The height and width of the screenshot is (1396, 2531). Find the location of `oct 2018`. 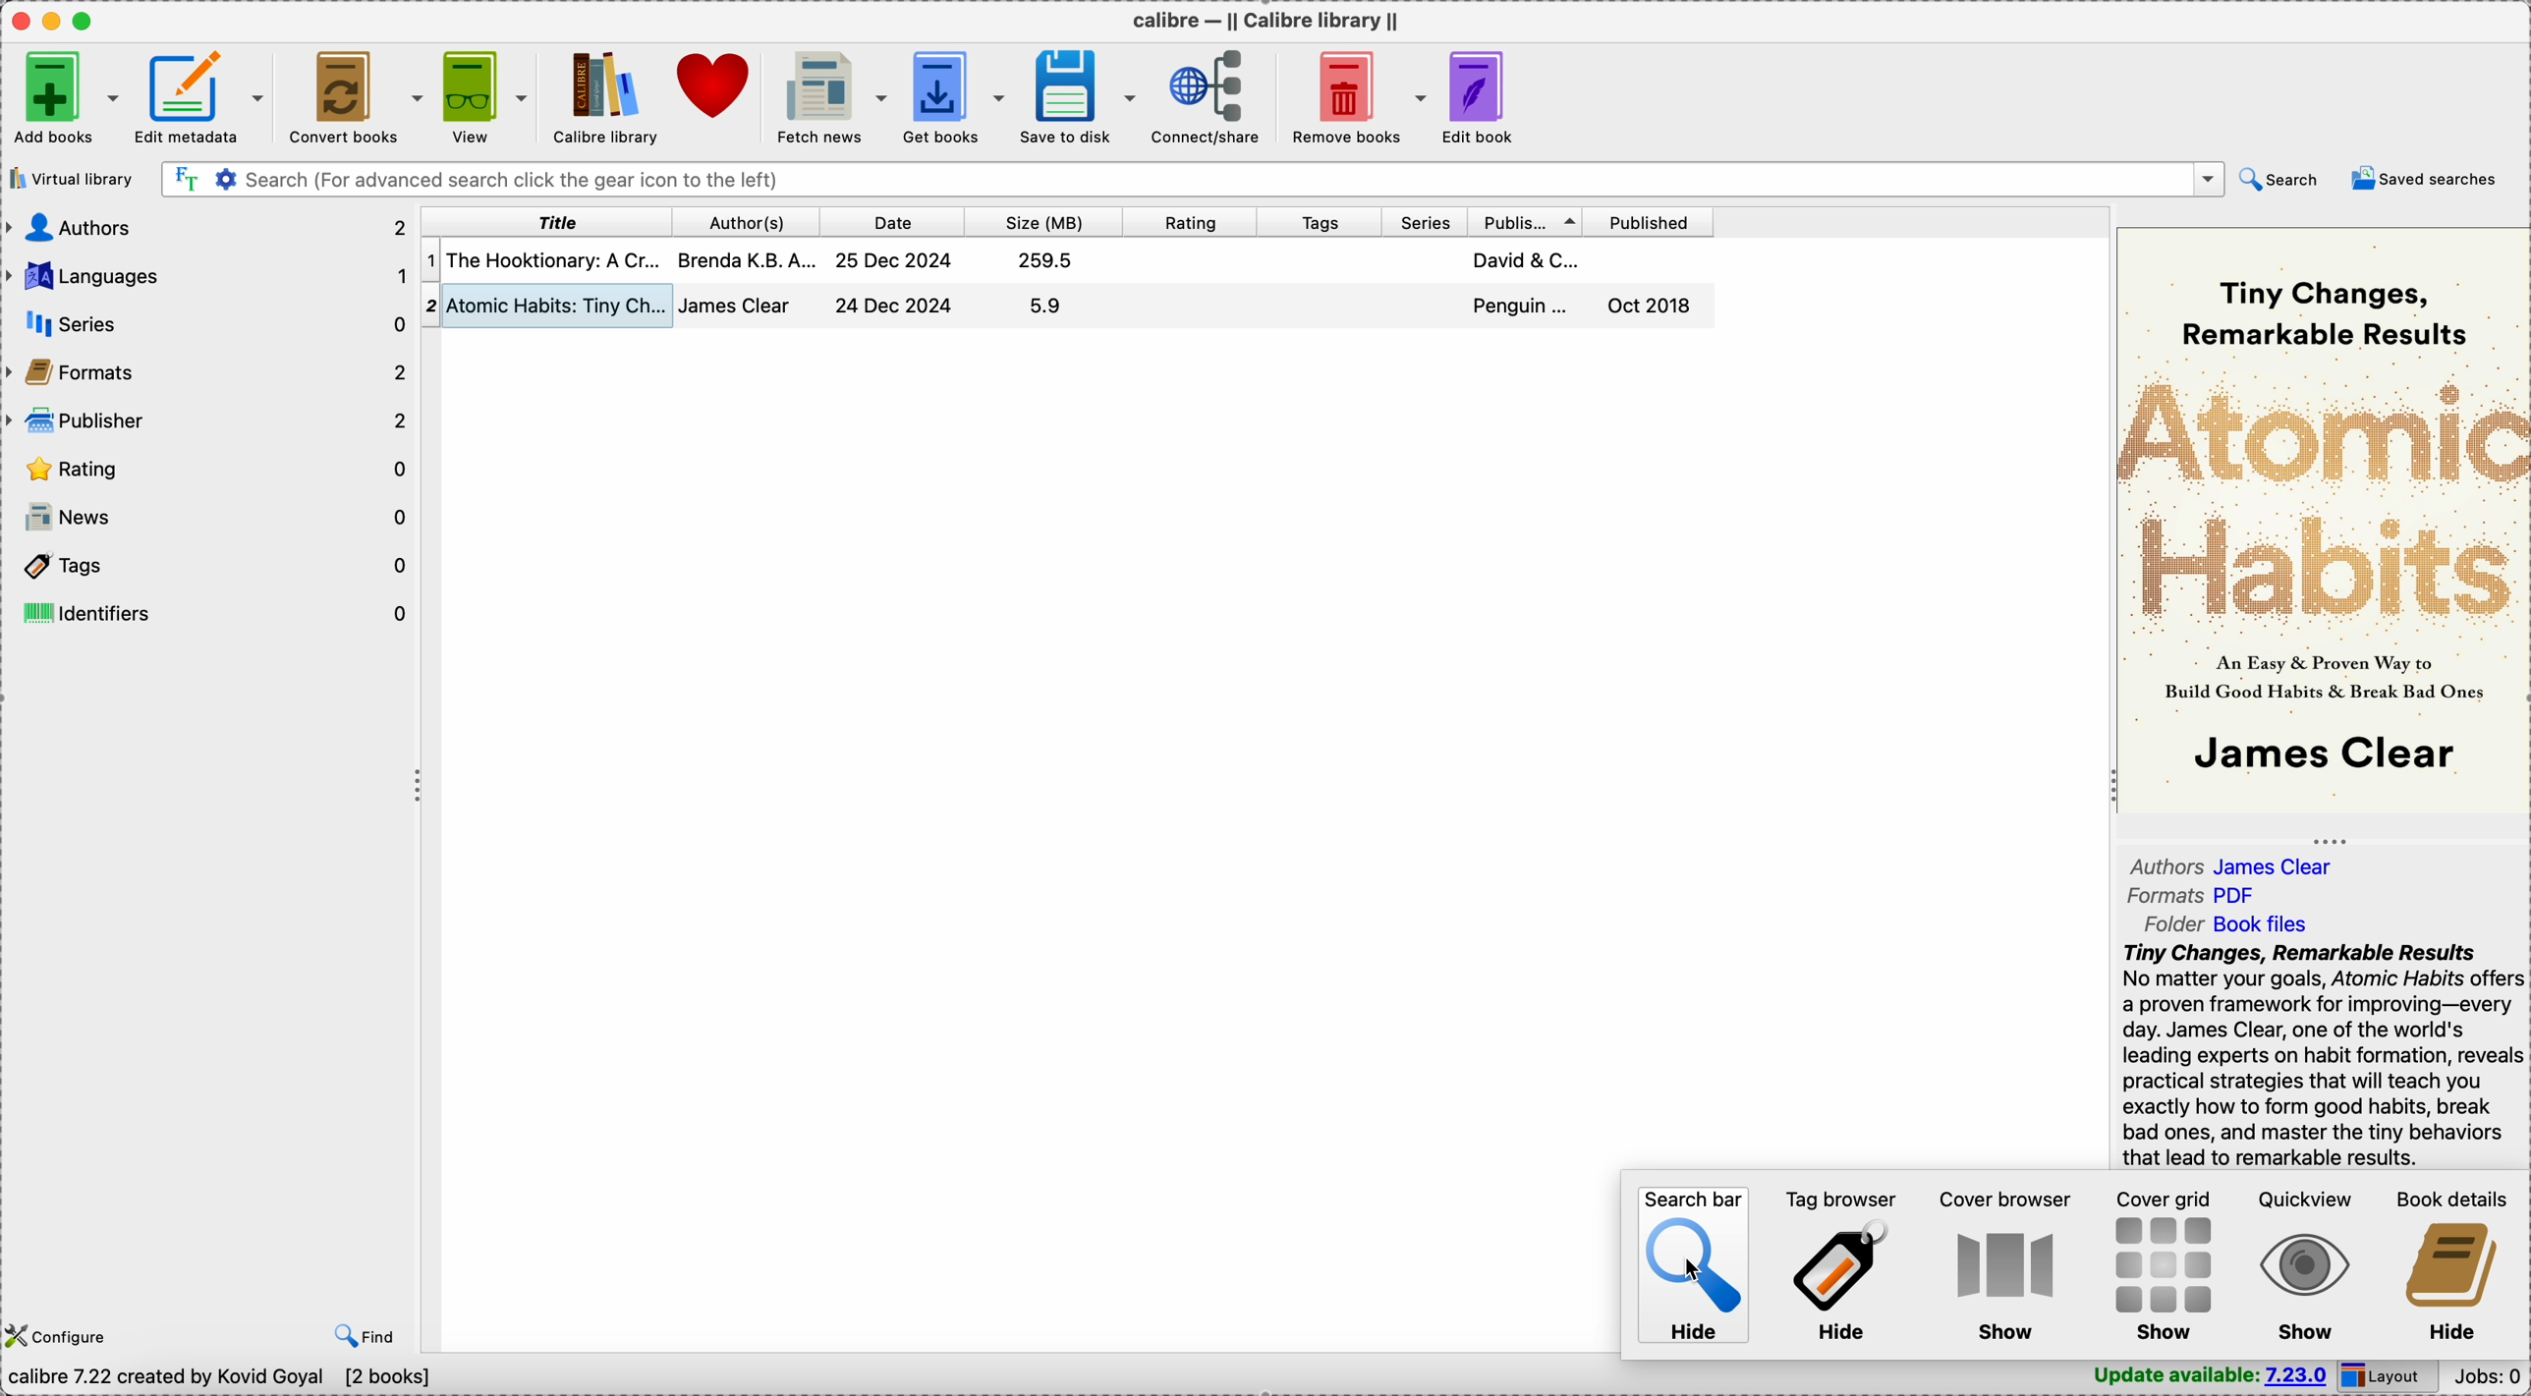

oct 2018 is located at coordinates (1649, 305).